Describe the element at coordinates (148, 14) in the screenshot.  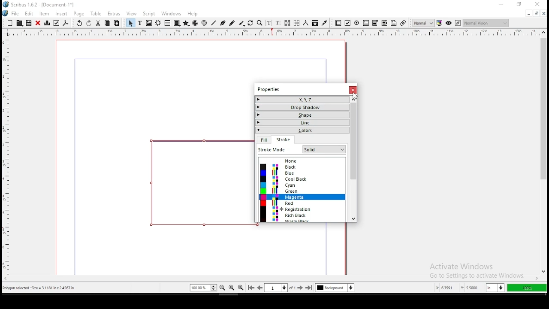
I see `script` at that location.